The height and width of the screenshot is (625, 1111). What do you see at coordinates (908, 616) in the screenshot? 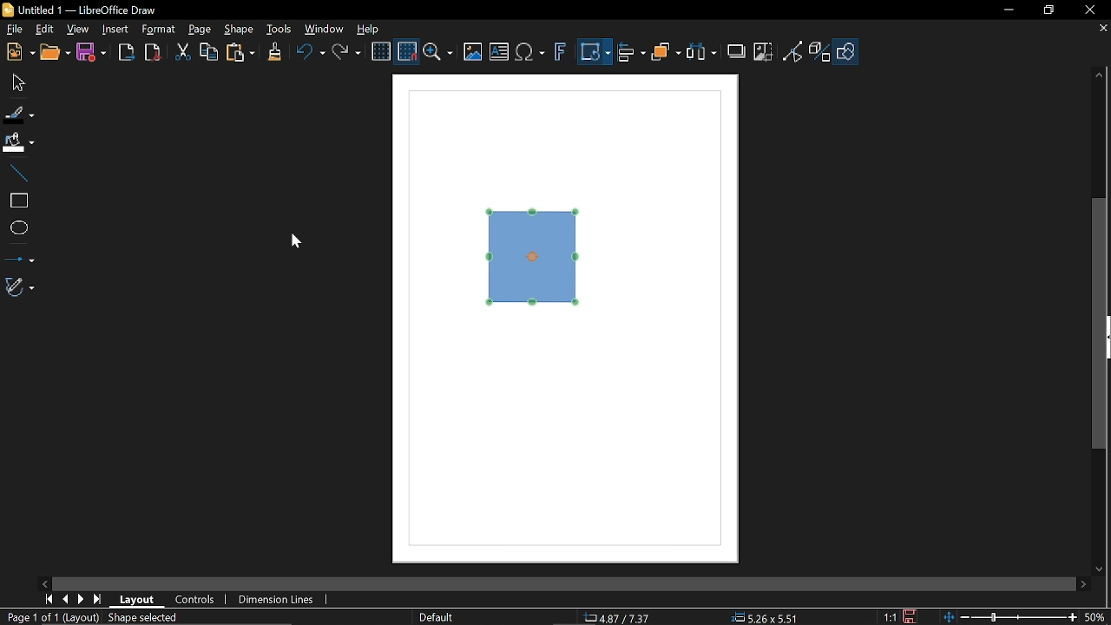
I see `Save` at bounding box center [908, 616].